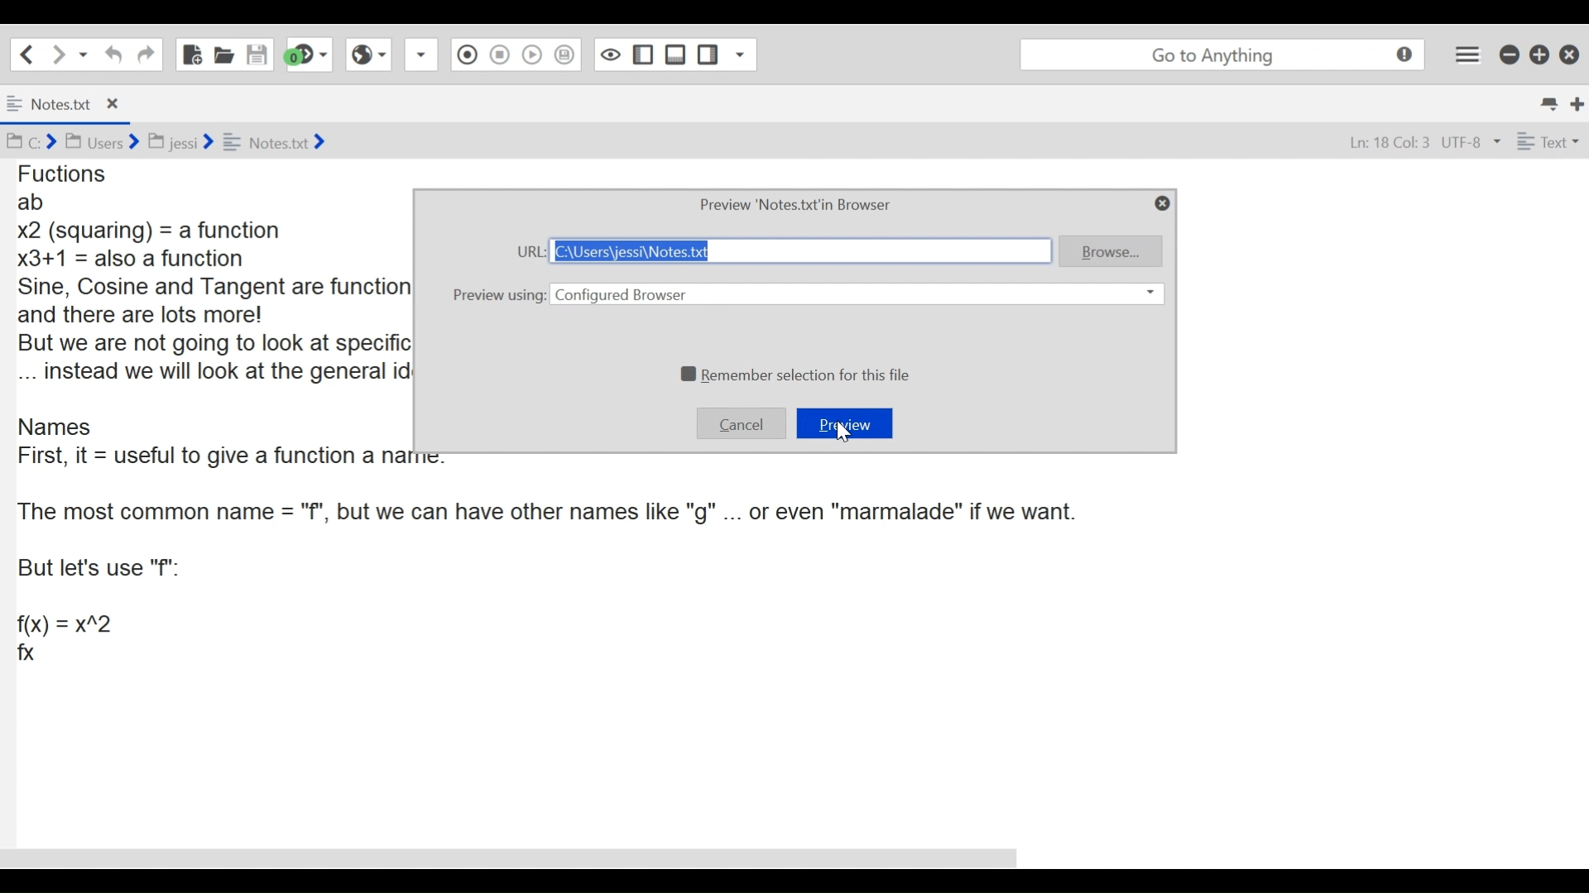 The image size is (1589, 893). I want to click on Show specific Side Pane, so click(741, 55).